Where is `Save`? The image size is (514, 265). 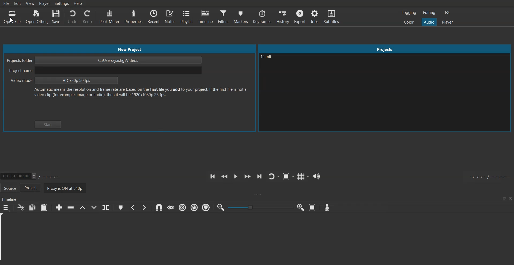
Save is located at coordinates (57, 17).